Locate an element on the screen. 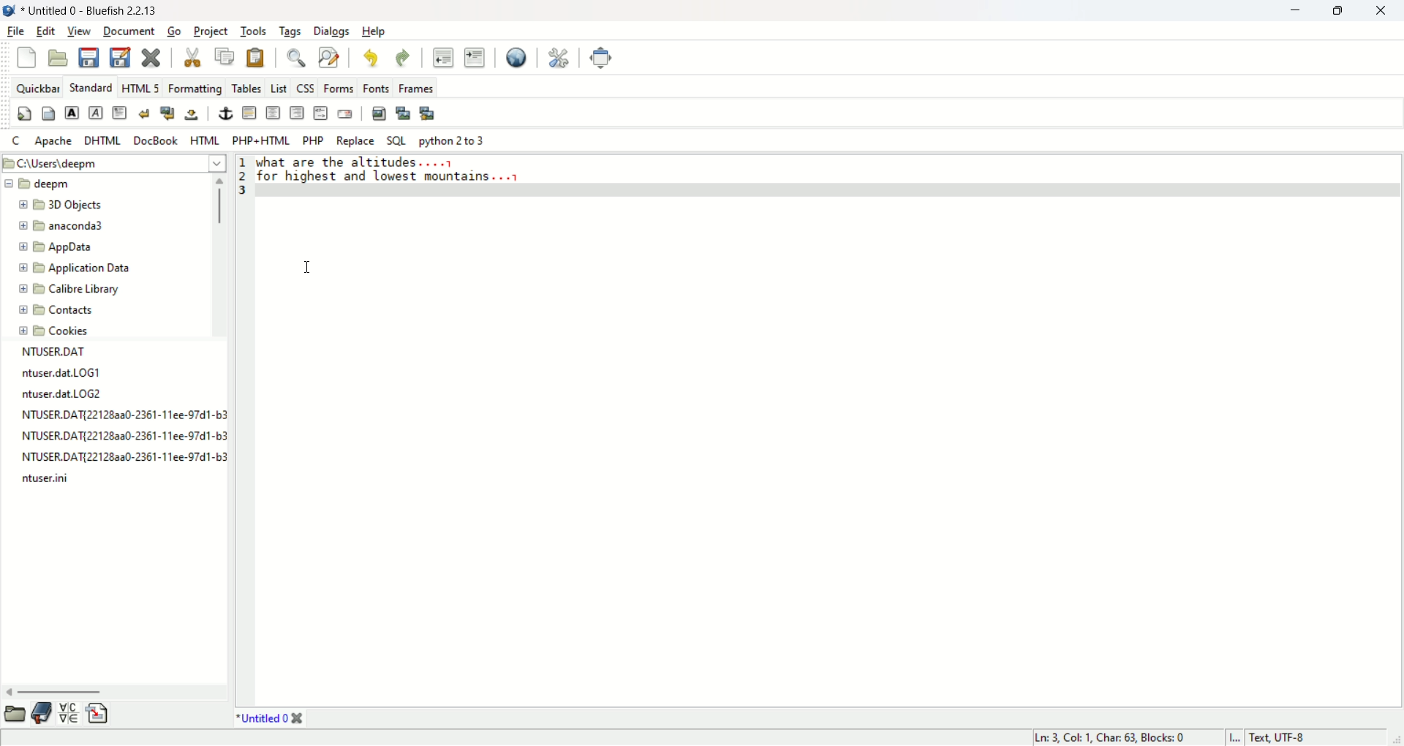 This screenshot has width=1404, height=746. go is located at coordinates (175, 32).